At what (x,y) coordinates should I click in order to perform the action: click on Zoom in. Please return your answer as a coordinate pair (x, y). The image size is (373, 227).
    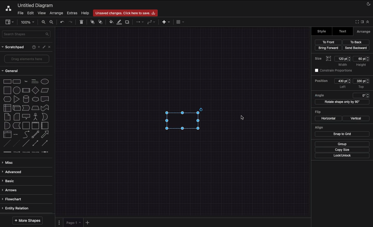
    Looking at the image, I should click on (44, 22).